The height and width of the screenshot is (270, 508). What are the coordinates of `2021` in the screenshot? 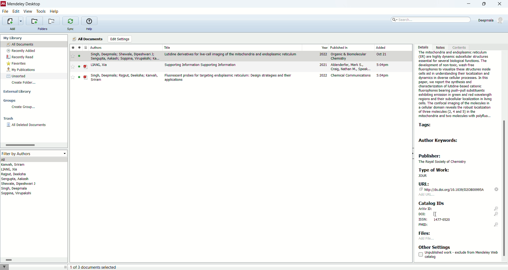 It's located at (323, 65).